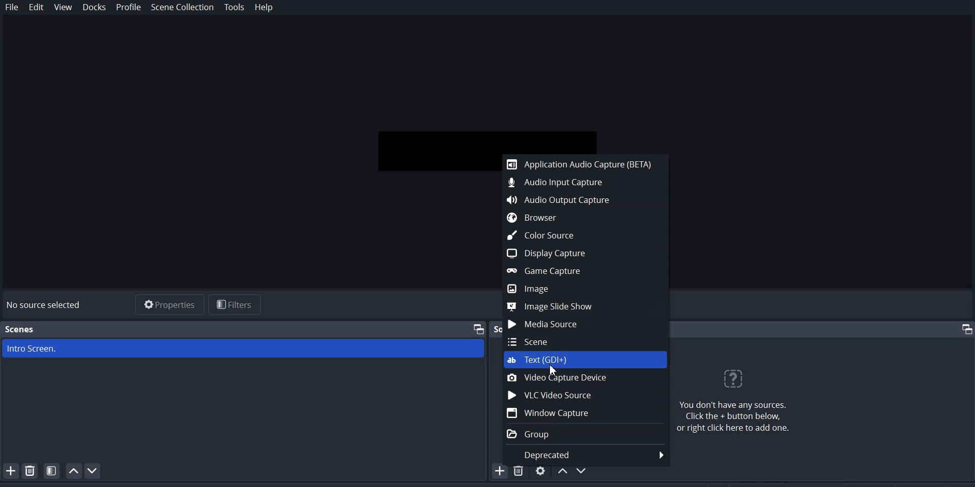 This screenshot has width=975, height=487. What do you see at coordinates (584, 433) in the screenshot?
I see `Group ` at bounding box center [584, 433].